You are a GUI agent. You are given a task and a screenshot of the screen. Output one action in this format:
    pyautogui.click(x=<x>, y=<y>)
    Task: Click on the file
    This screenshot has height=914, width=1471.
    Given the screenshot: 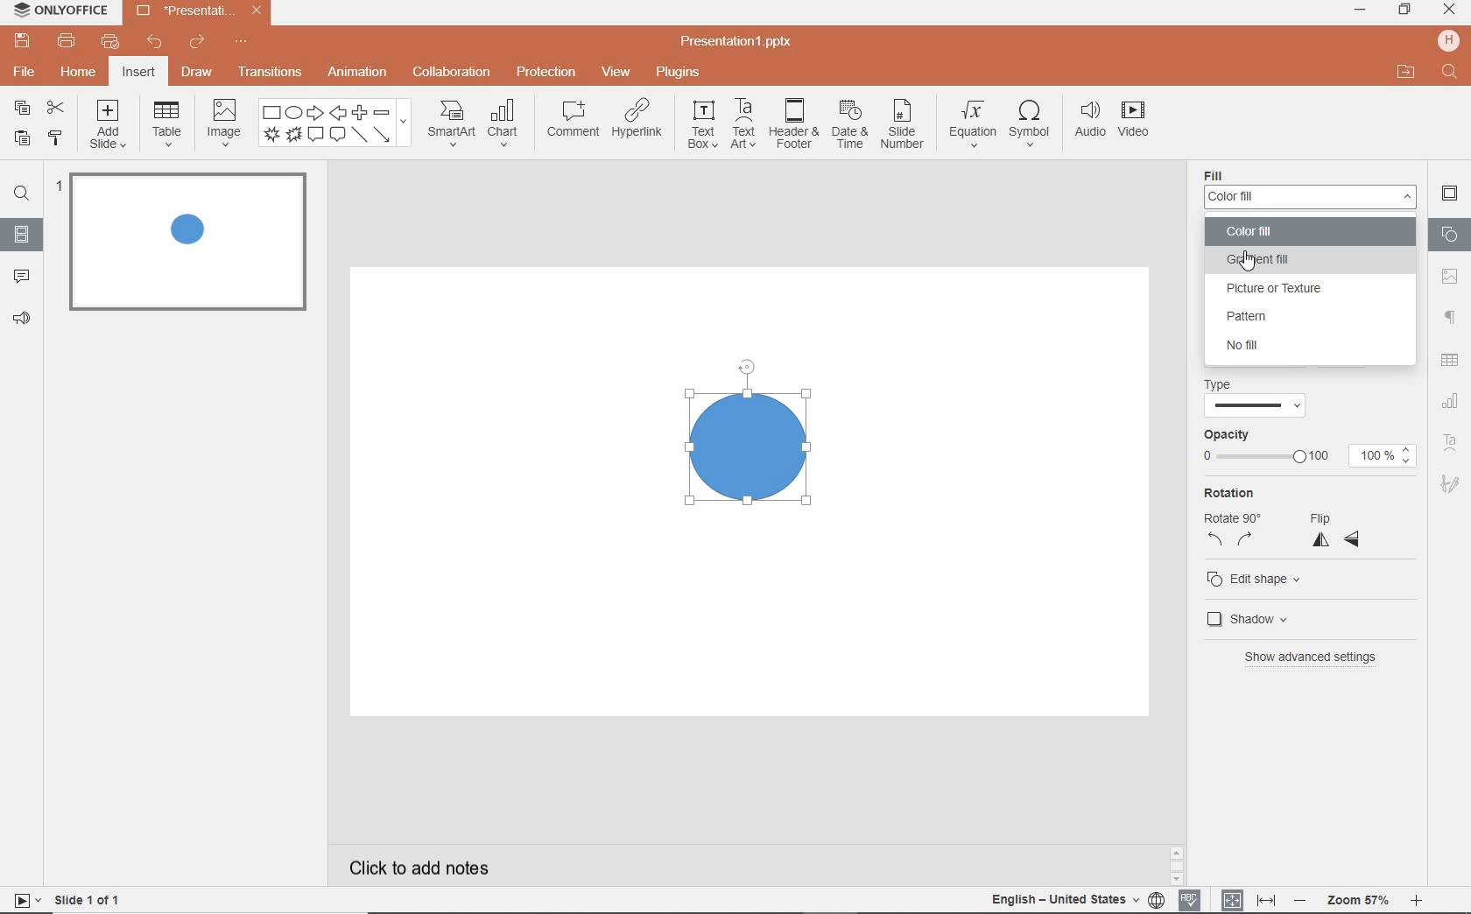 What is the action you would take?
    pyautogui.click(x=23, y=71)
    